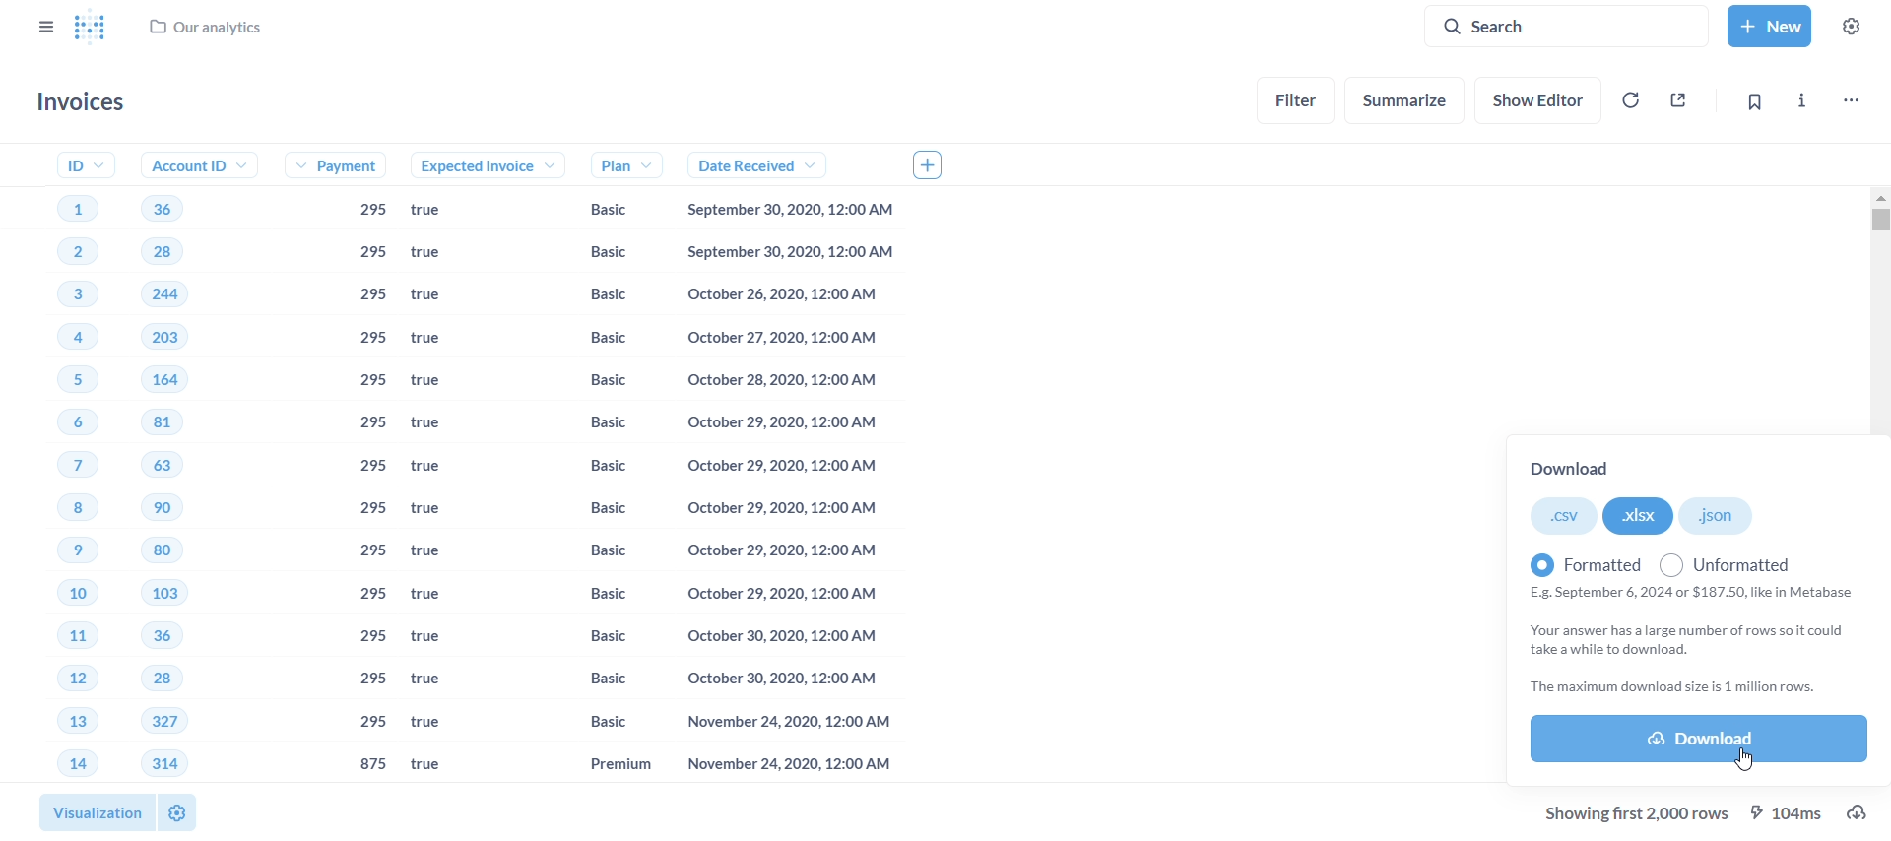 This screenshot has width=1891, height=841. What do you see at coordinates (75, 164) in the screenshot?
I see `ID` at bounding box center [75, 164].